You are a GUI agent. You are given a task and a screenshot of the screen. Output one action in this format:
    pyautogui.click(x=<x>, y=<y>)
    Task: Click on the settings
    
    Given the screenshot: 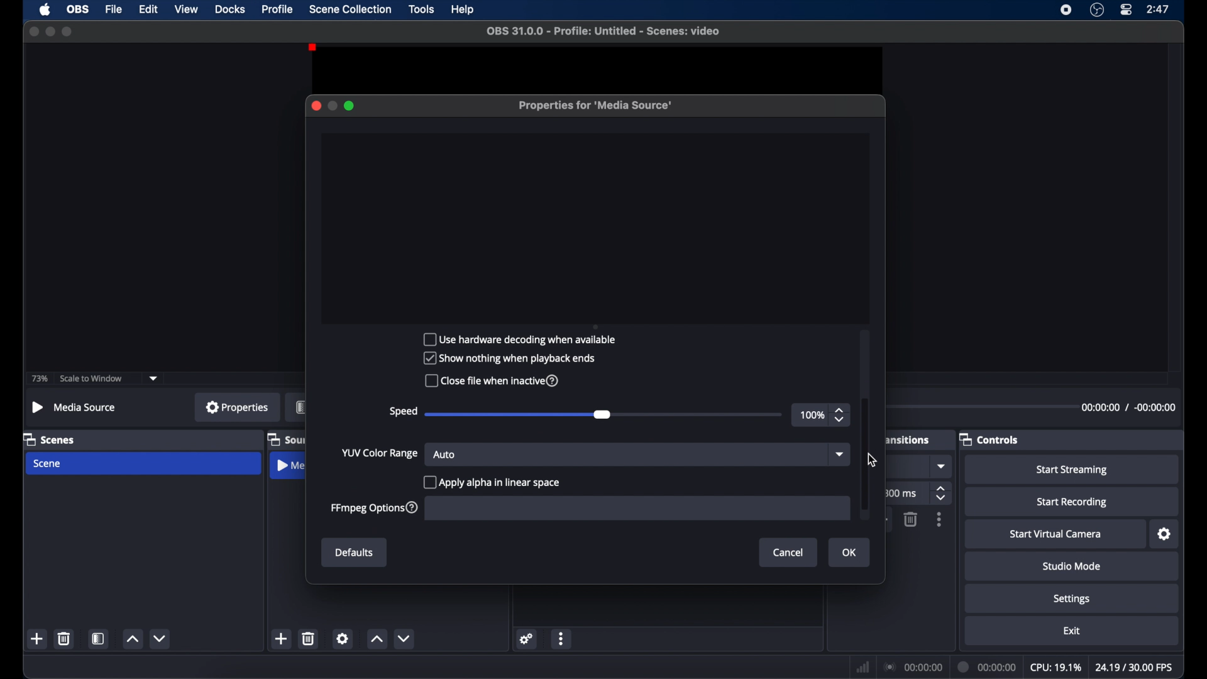 What is the action you would take?
    pyautogui.click(x=1072, y=600)
    